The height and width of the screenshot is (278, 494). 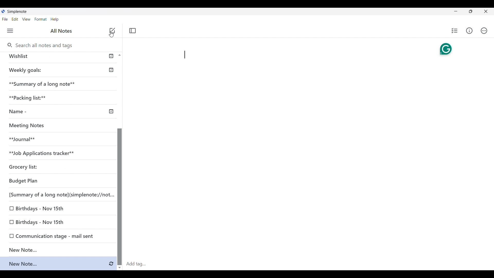 What do you see at coordinates (120, 268) in the screenshot?
I see `Quick slide to bottom` at bounding box center [120, 268].